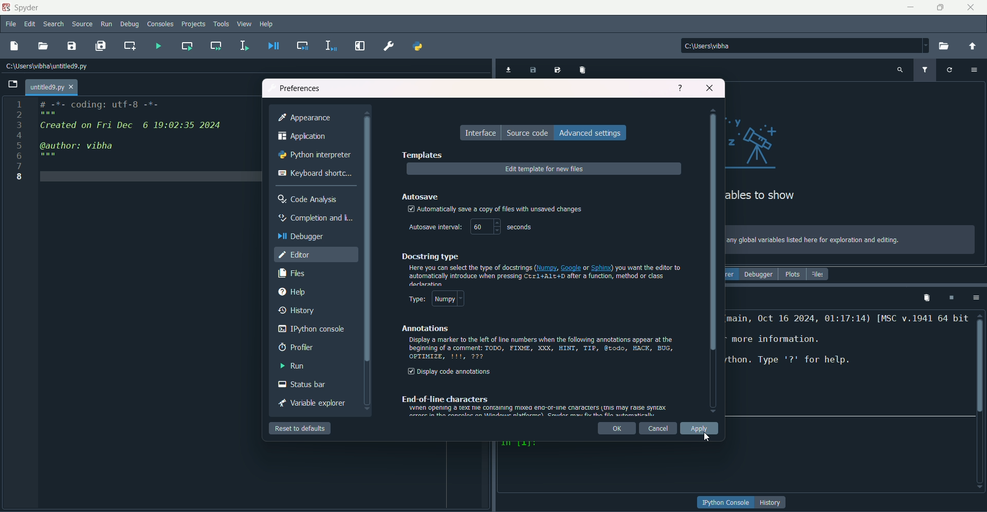 The image size is (987, 512). What do you see at coordinates (772, 502) in the screenshot?
I see `button` at bounding box center [772, 502].